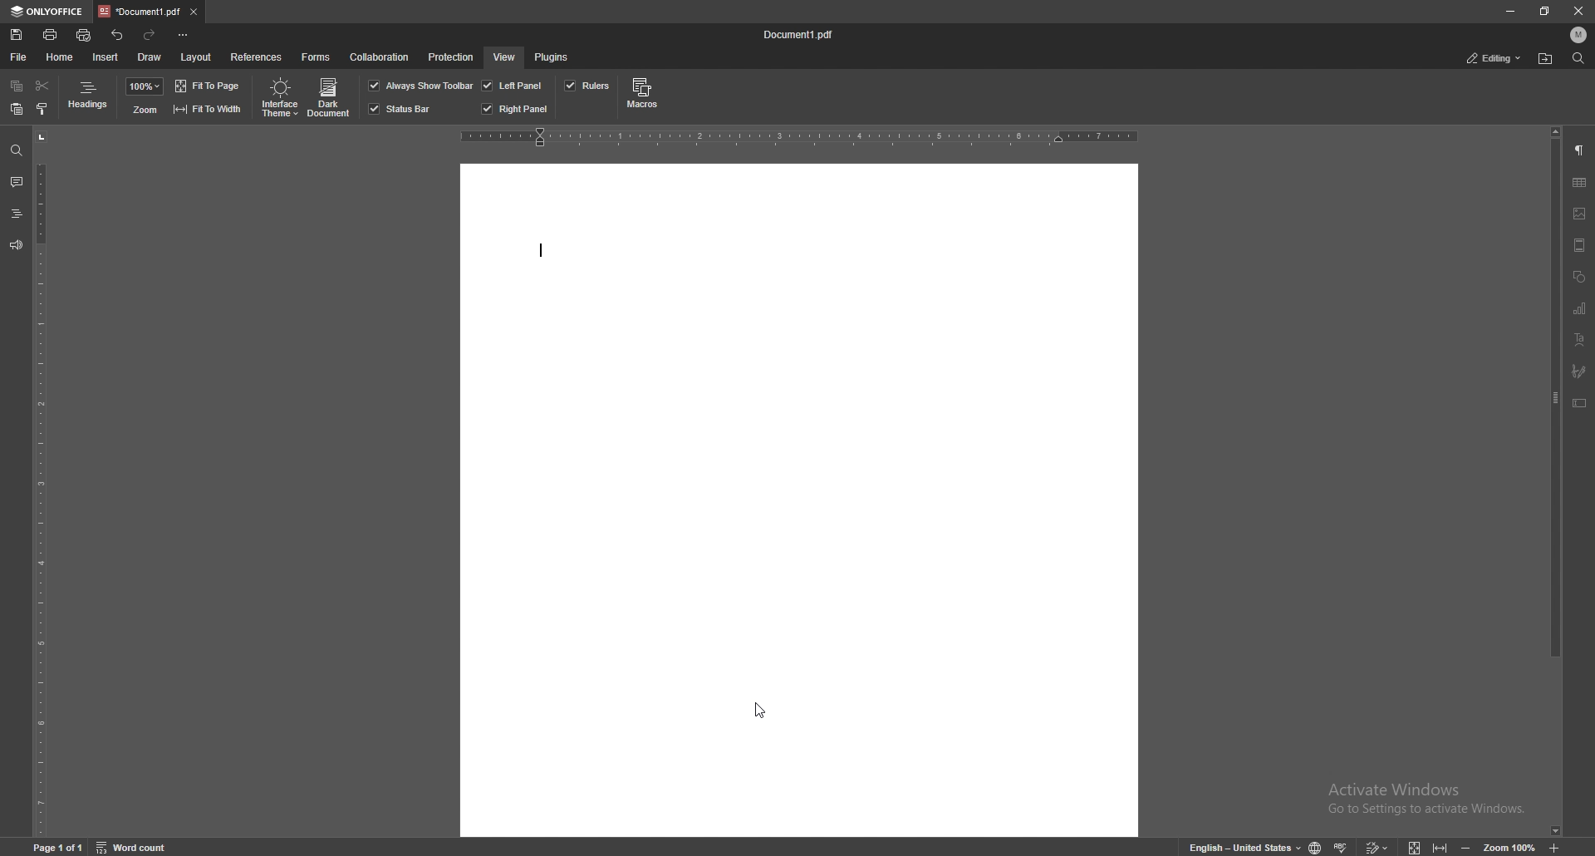 The image size is (1595, 856). I want to click on rulers, so click(586, 86).